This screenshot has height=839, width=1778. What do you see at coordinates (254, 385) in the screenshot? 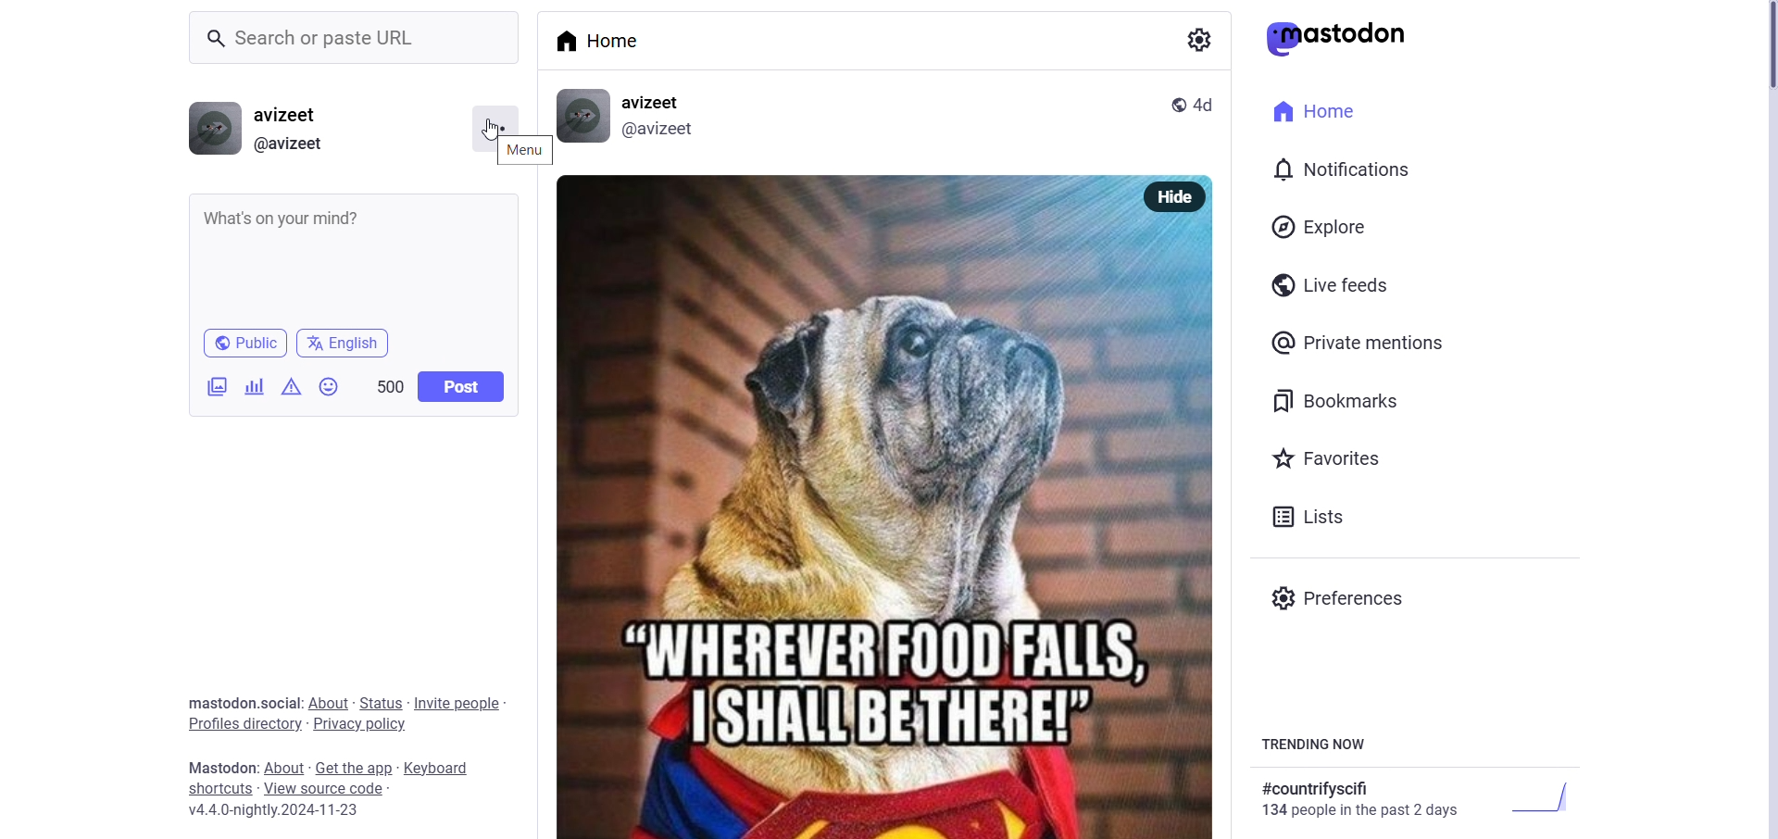
I see `poll` at bounding box center [254, 385].